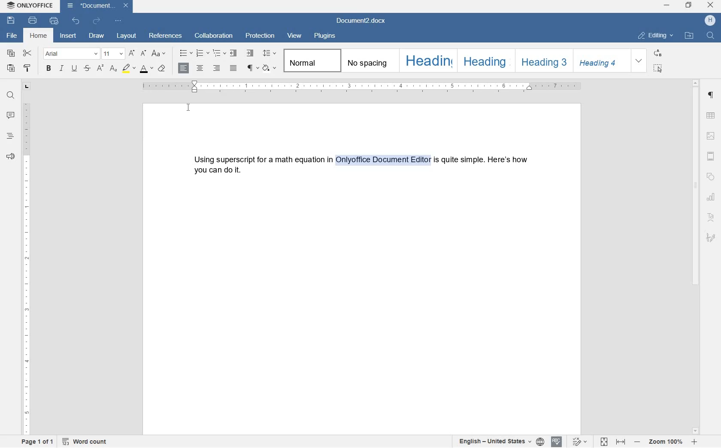 The image size is (721, 448). I want to click on file, so click(11, 36).